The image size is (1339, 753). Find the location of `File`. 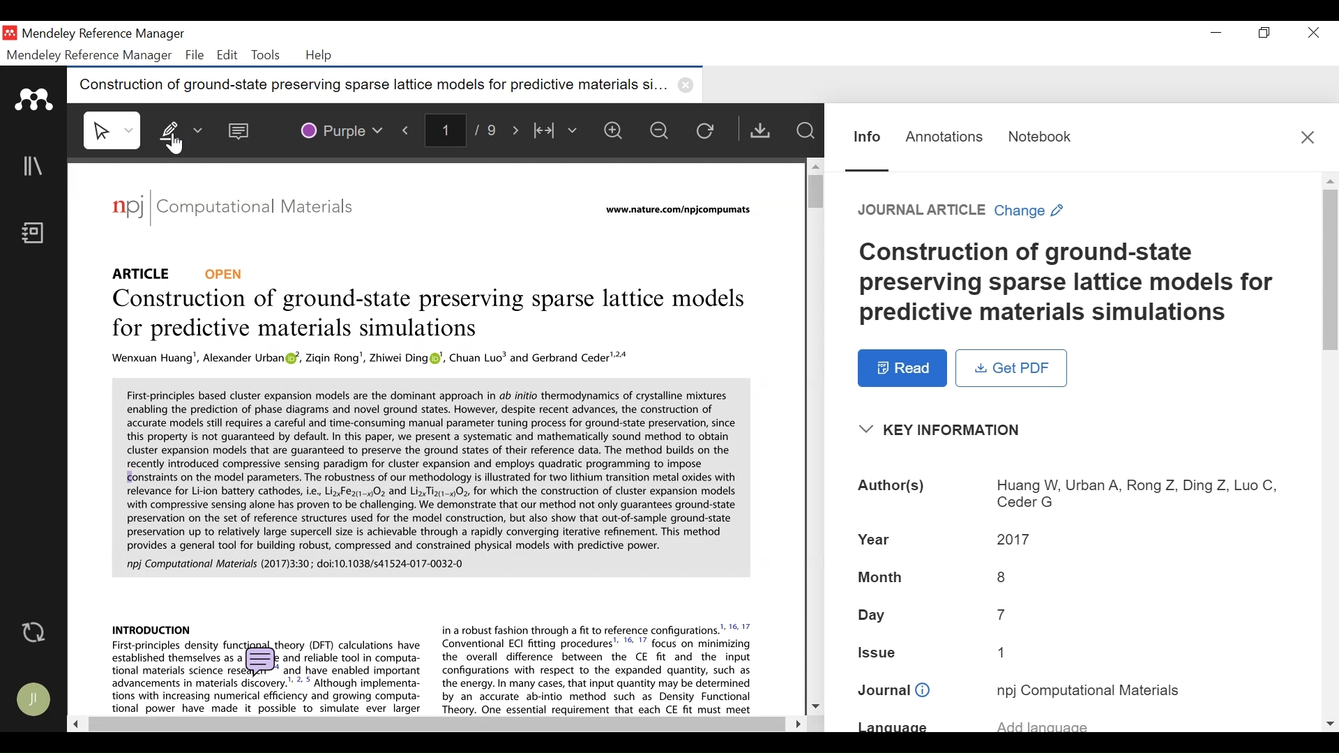

File is located at coordinates (195, 55).